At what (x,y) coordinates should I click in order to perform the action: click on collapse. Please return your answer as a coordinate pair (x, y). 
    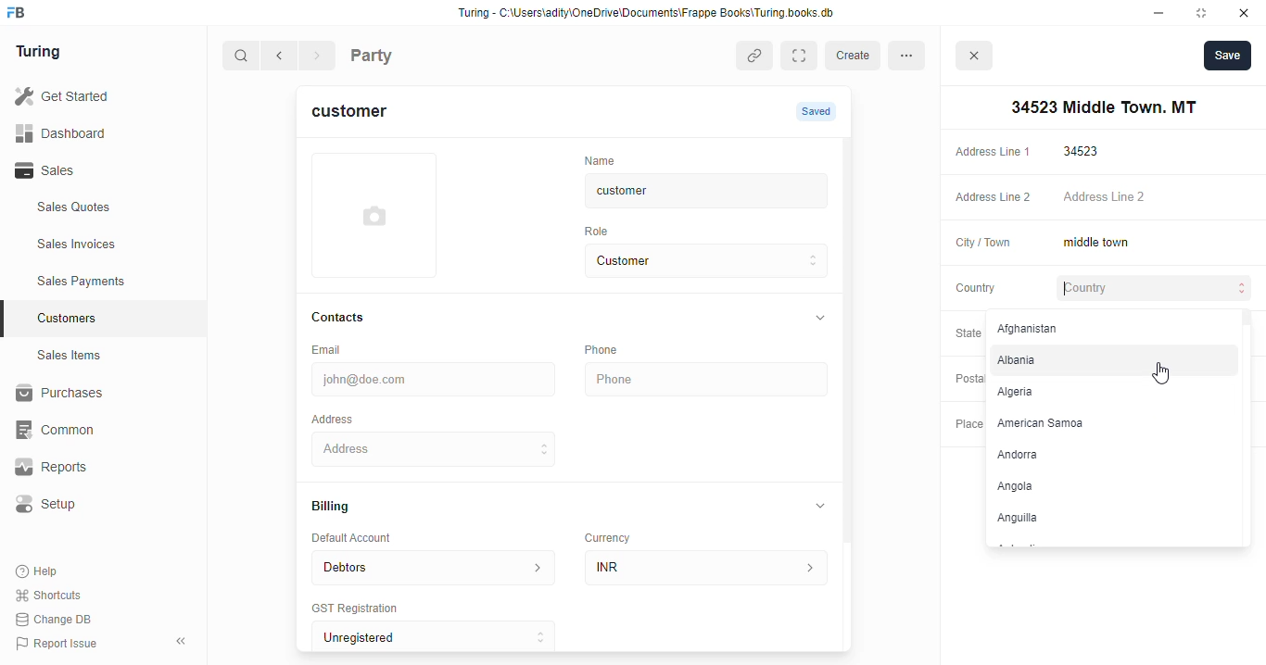
    Looking at the image, I should click on (818, 319).